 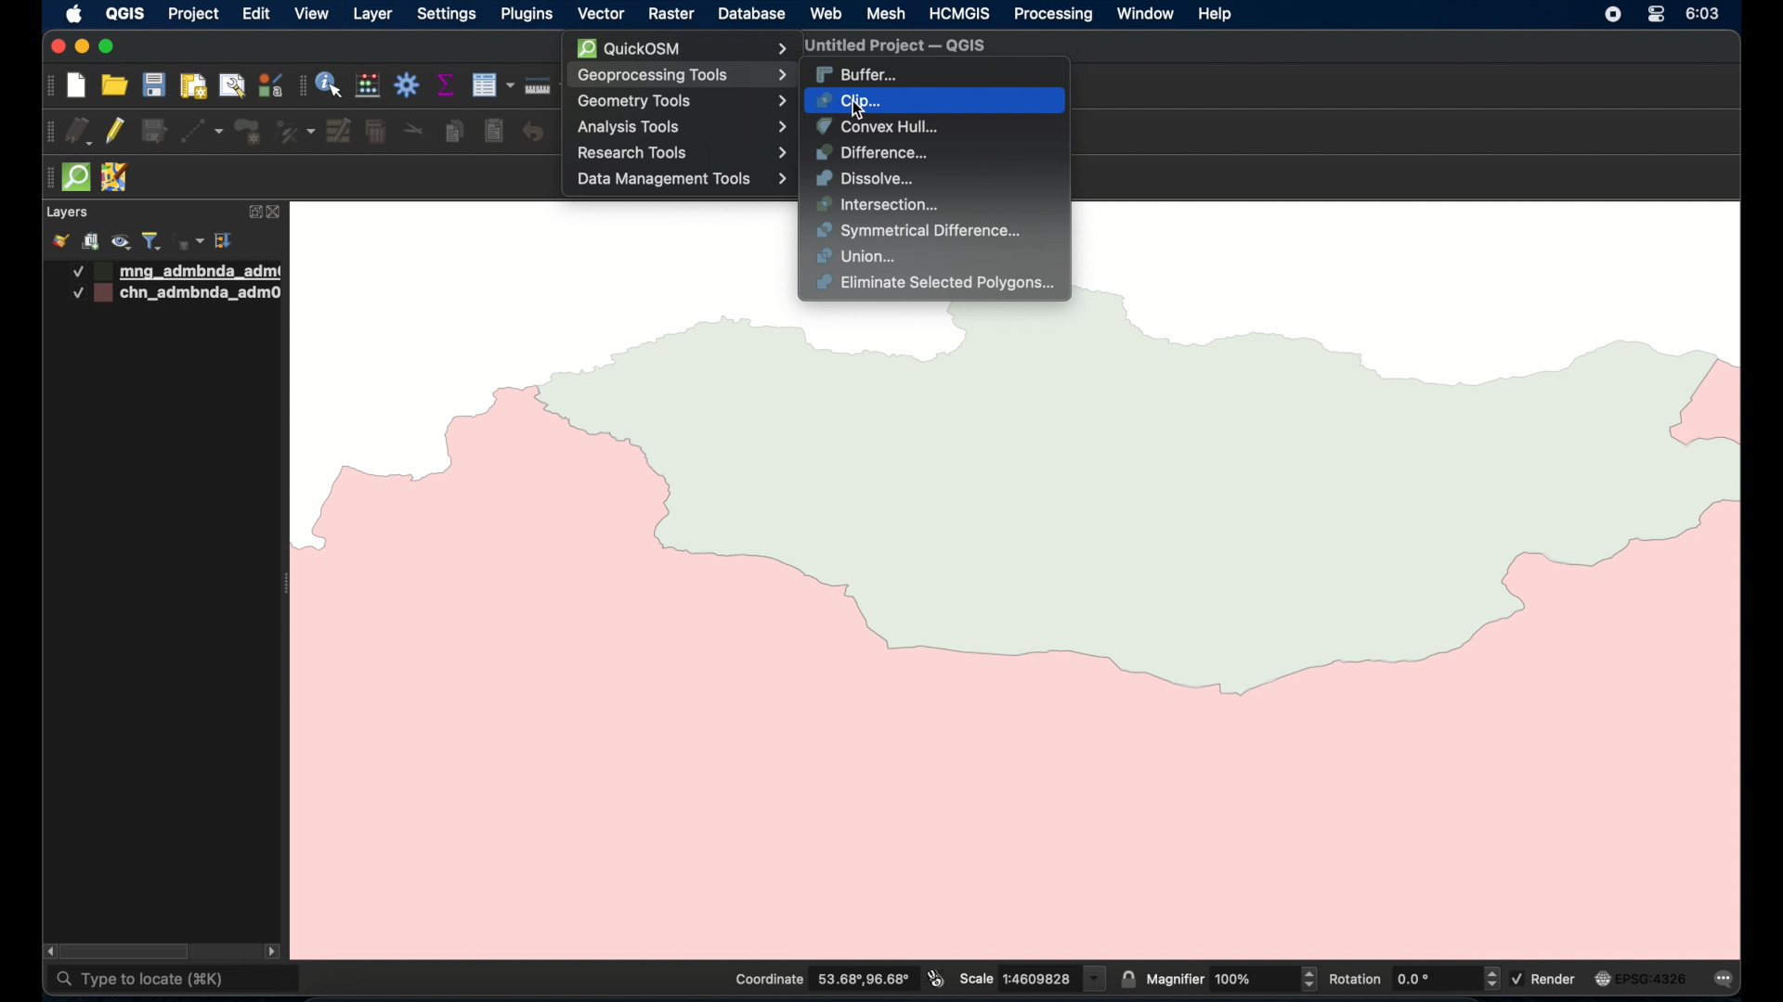 What do you see at coordinates (278, 212) in the screenshot?
I see `close` at bounding box center [278, 212].